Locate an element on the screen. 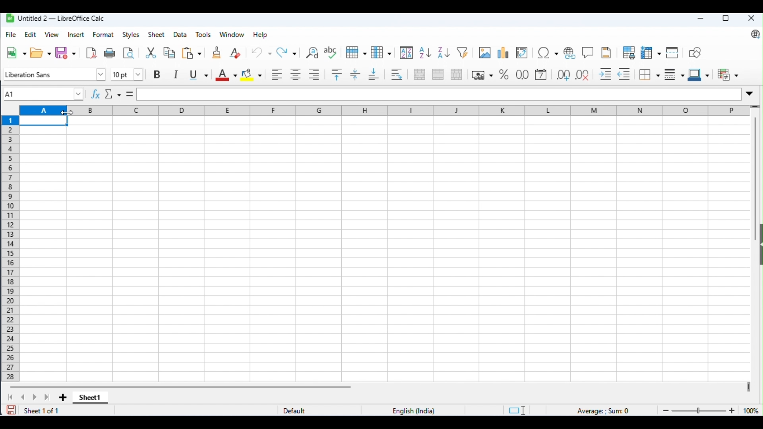 Image resolution: width=763 pixels, height=429 pixels. sort is located at coordinates (406, 53).